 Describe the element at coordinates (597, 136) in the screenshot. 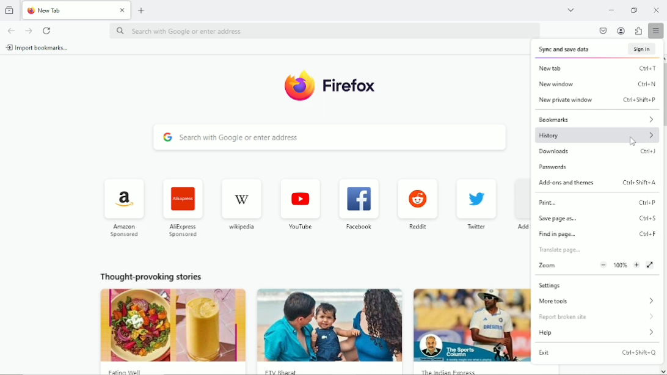

I see `history` at that location.